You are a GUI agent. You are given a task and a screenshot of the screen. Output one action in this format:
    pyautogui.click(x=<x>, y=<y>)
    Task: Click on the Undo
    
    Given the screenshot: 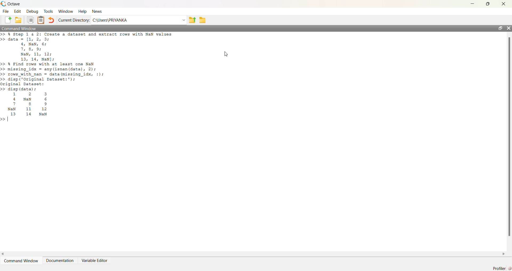 What is the action you would take?
    pyautogui.click(x=51, y=20)
    